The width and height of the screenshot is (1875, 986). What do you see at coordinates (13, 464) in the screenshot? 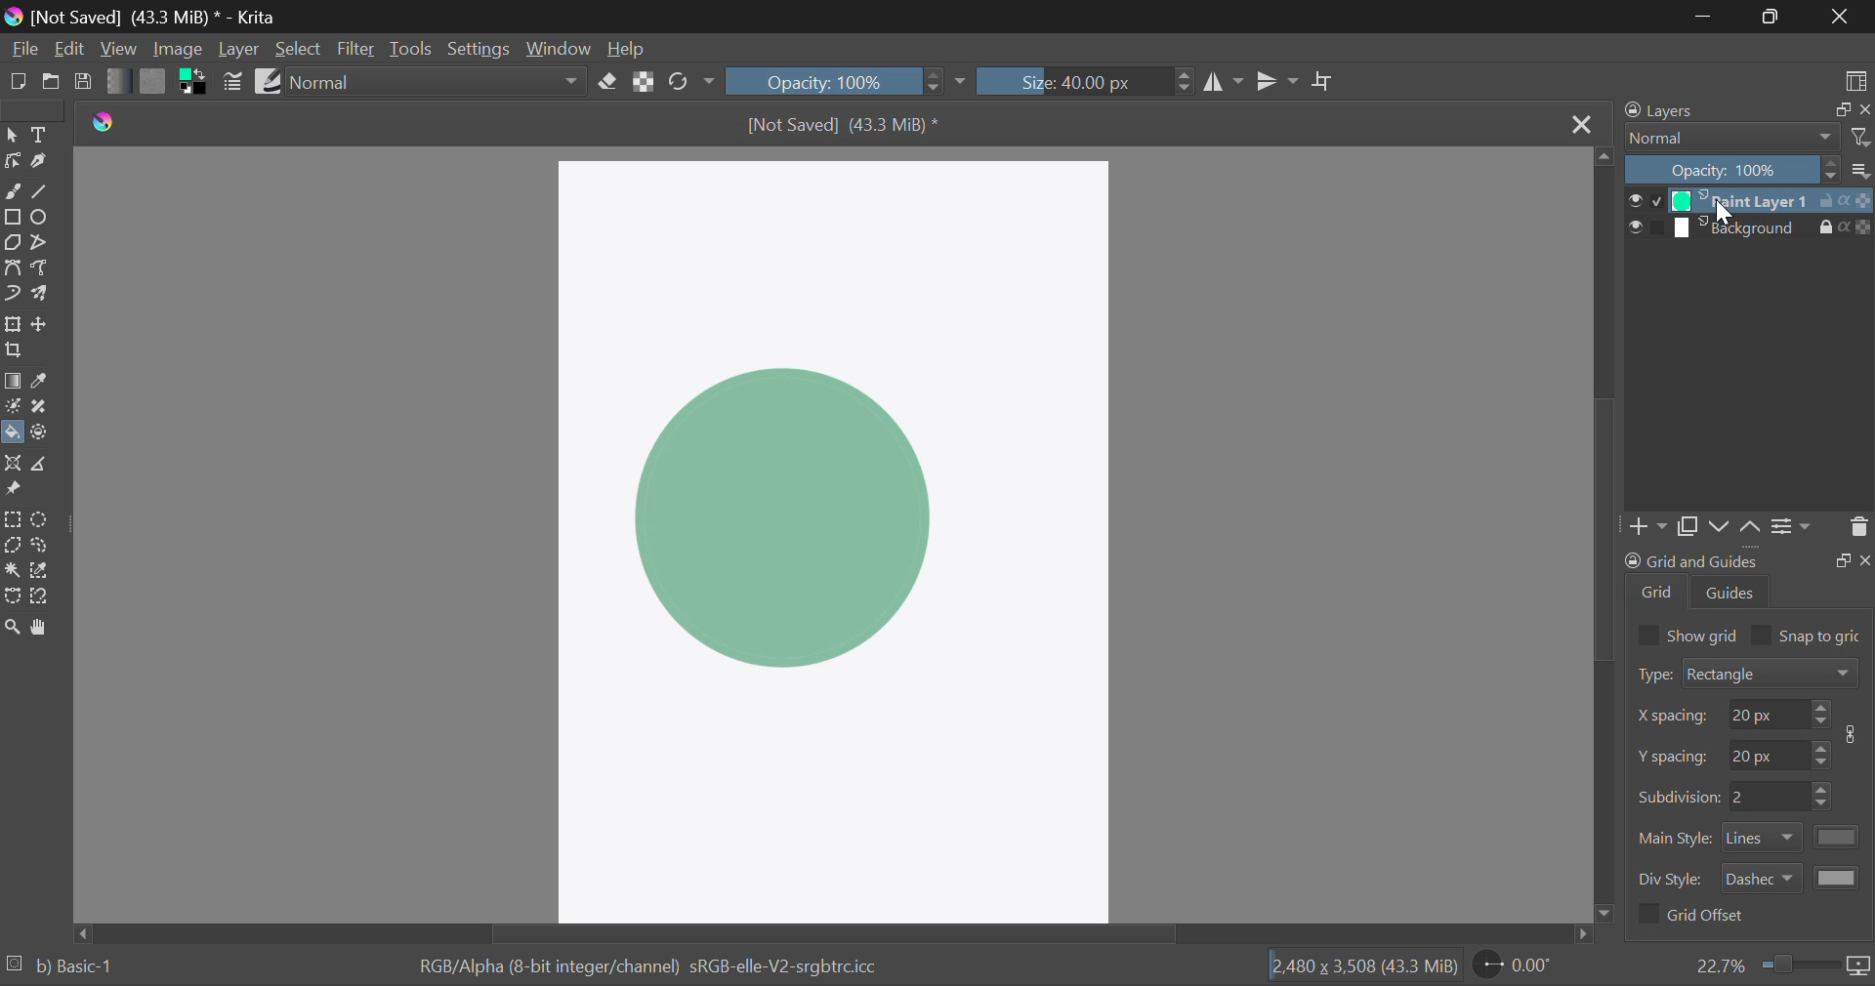
I see `Assistant Tool` at bounding box center [13, 464].